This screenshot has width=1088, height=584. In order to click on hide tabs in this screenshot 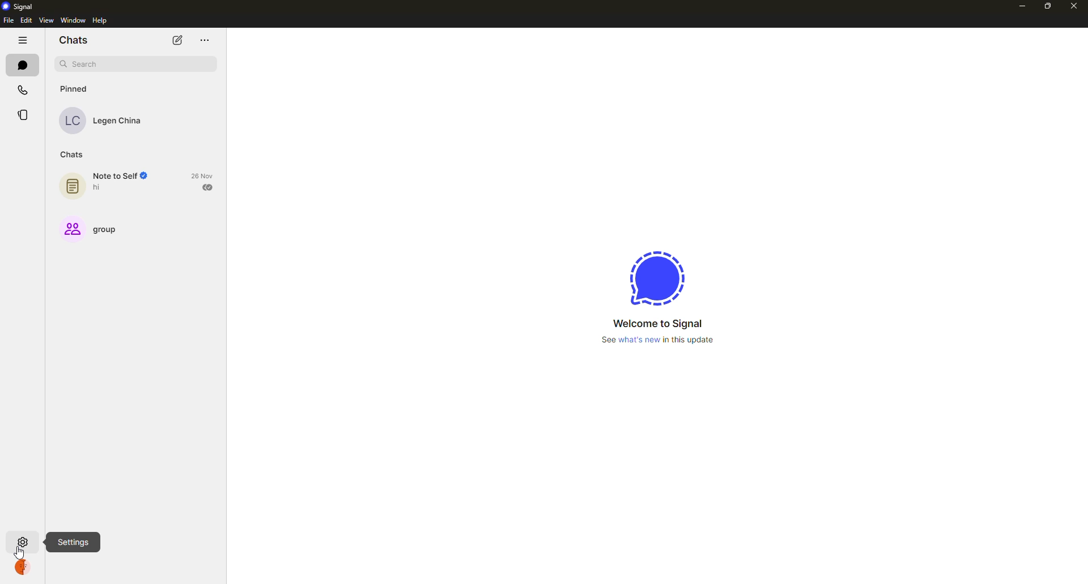, I will do `click(23, 41)`.